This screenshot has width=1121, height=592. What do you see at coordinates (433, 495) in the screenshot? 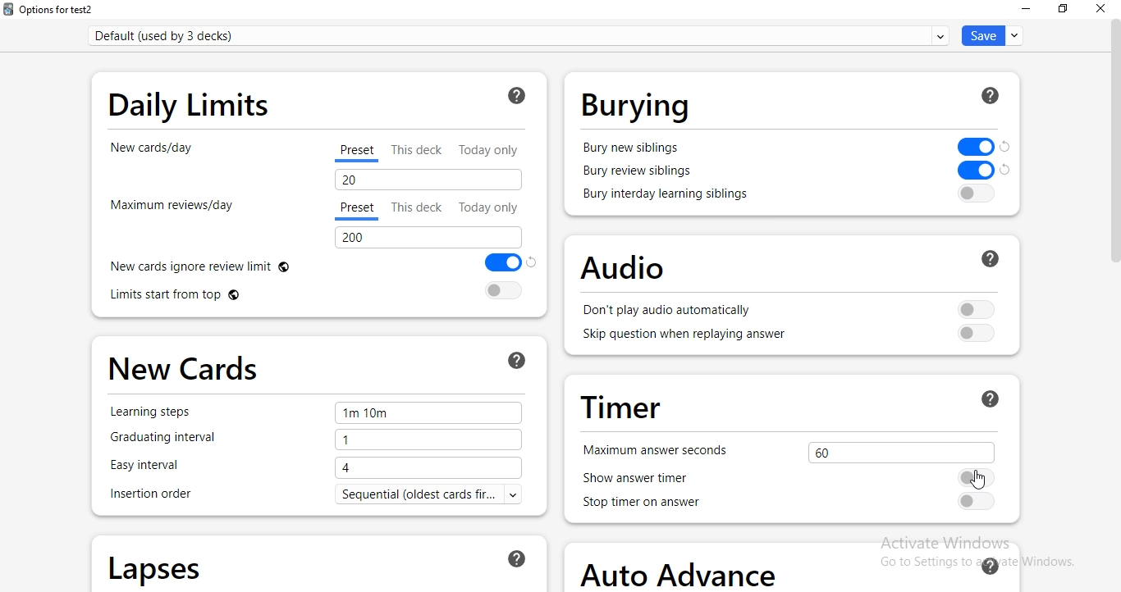
I see `text` at bounding box center [433, 495].